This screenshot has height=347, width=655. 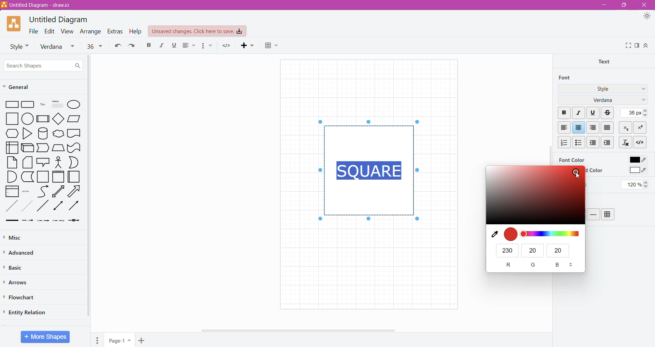 I want to click on hexagon, so click(x=12, y=133).